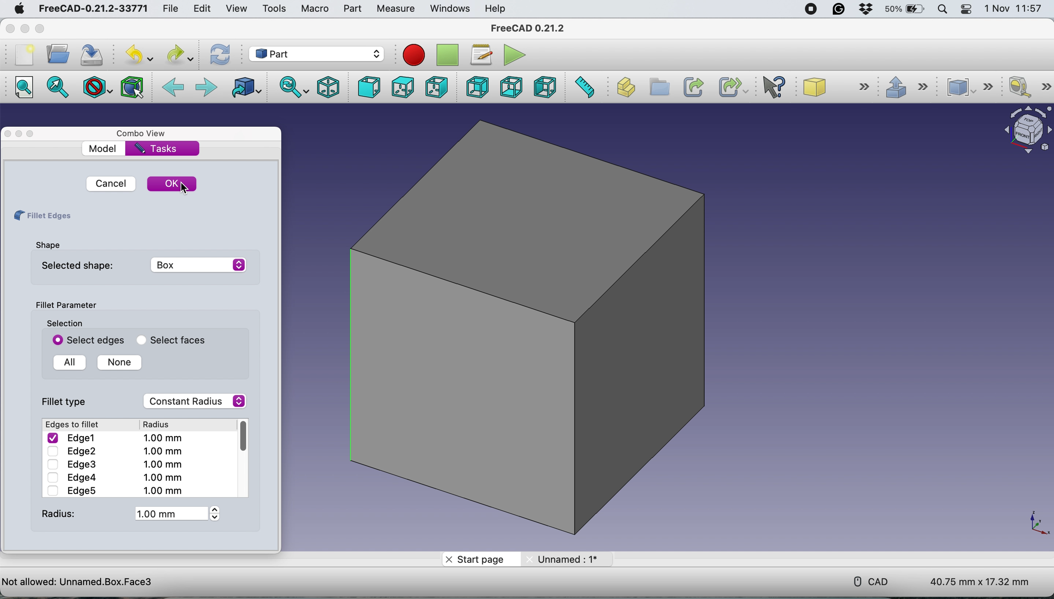  What do you see at coordinates (836, 86) in the screenshot?
I see `cube` at bounding box center [836, 86].